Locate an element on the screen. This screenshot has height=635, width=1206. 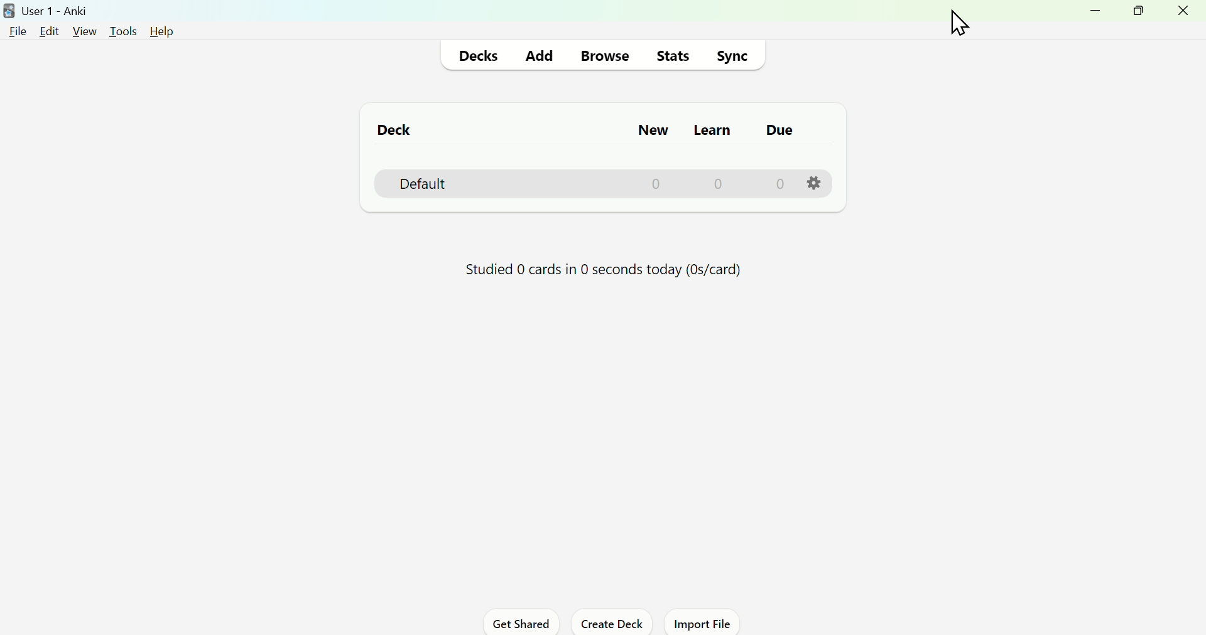
0 is located at coordinates (779, 183).